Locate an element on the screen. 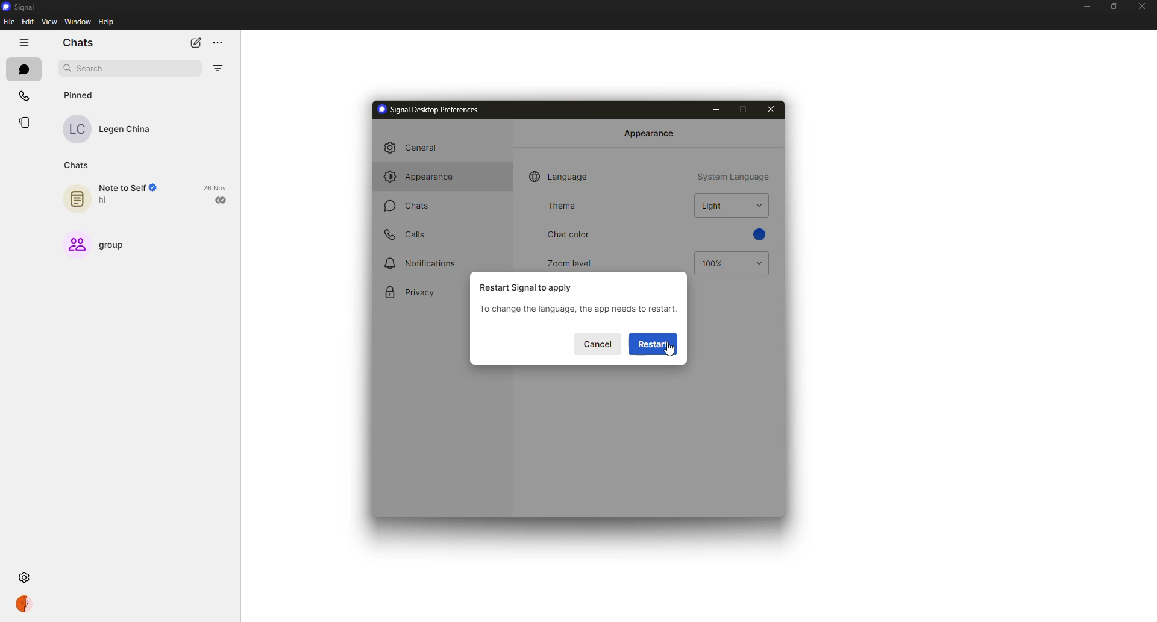 The width and height of the screenshot is (1157, 622). new chat is located at coordinates (196, 43).